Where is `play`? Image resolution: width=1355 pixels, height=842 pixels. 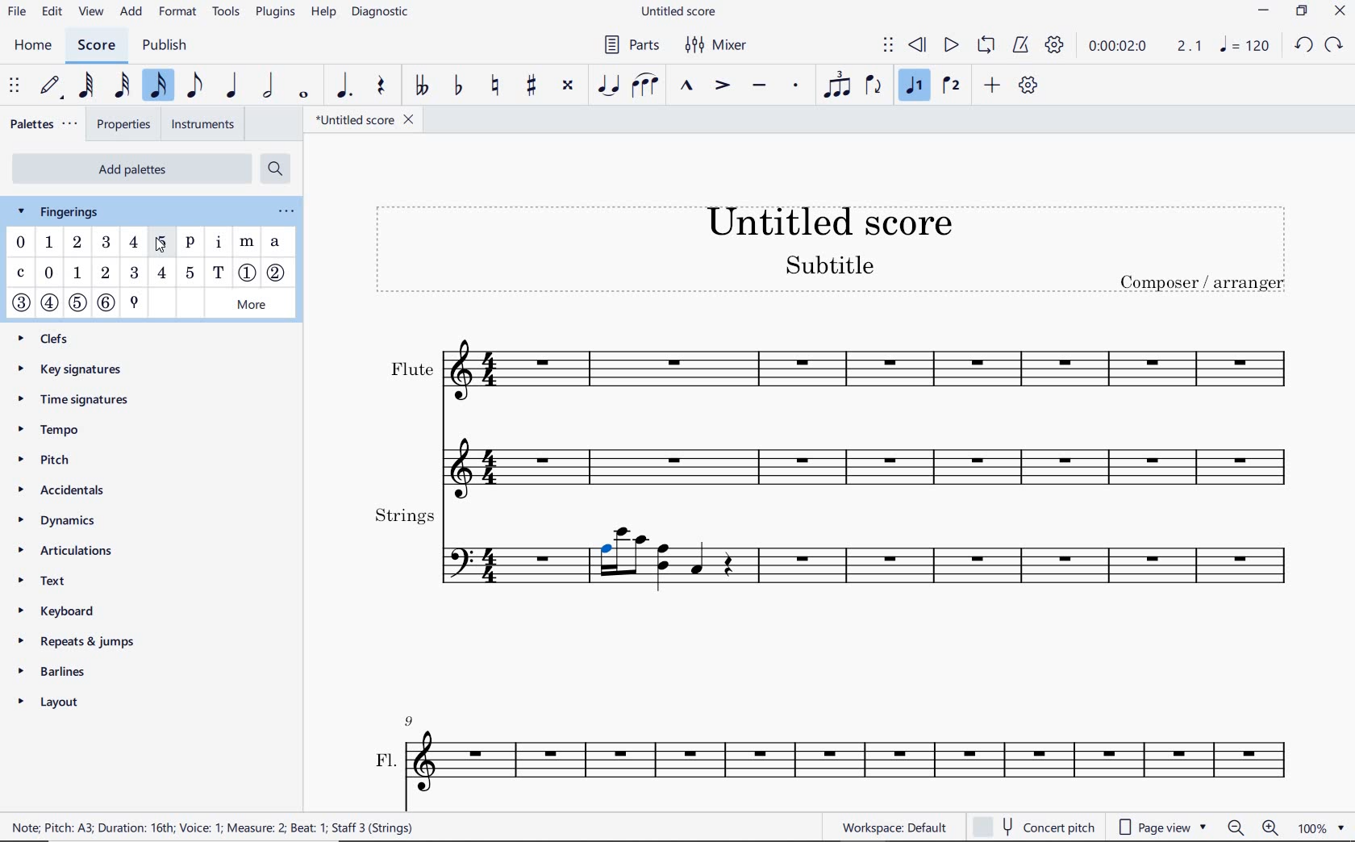 play is located at coordinates (951, 46).